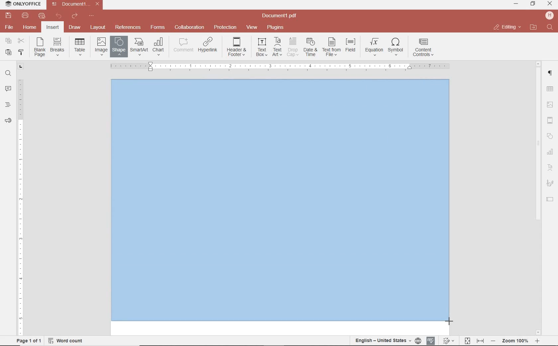 The width and height of the screenshot is (558, 346). Describe the element at coordinates (533, 28) in the screenshot. I see `open file location` at that location.